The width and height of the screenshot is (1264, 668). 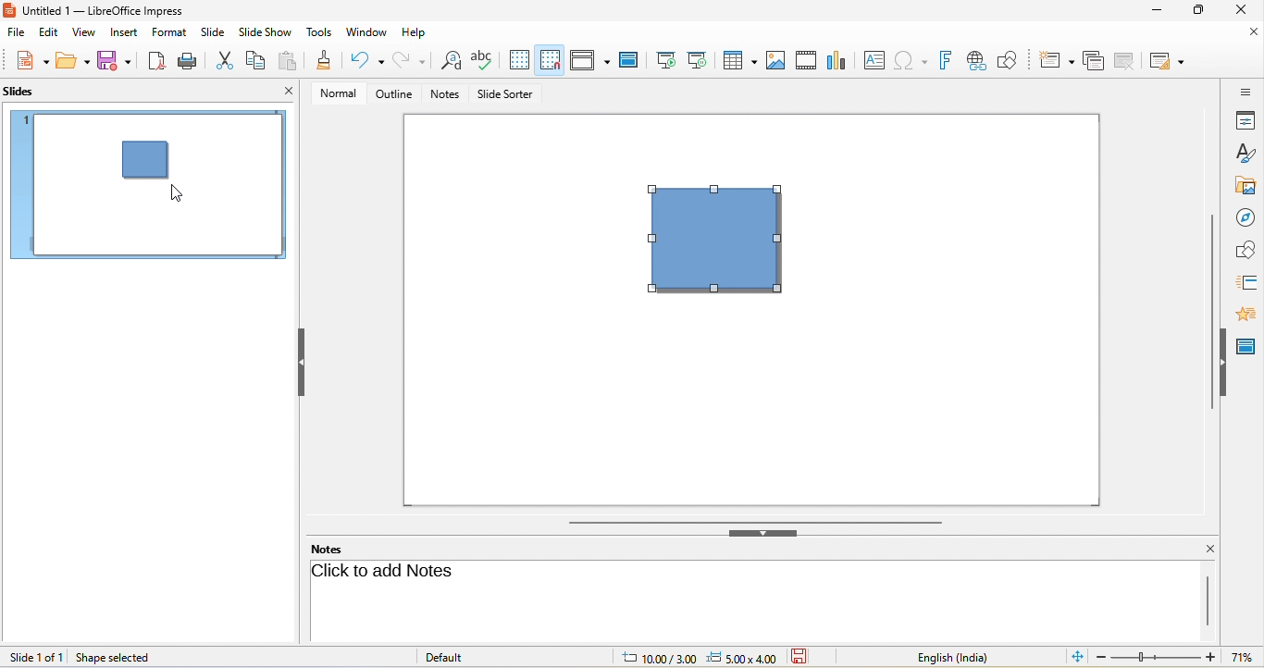 I want to click on 10.00/3.00, so click(x=653, y=659).